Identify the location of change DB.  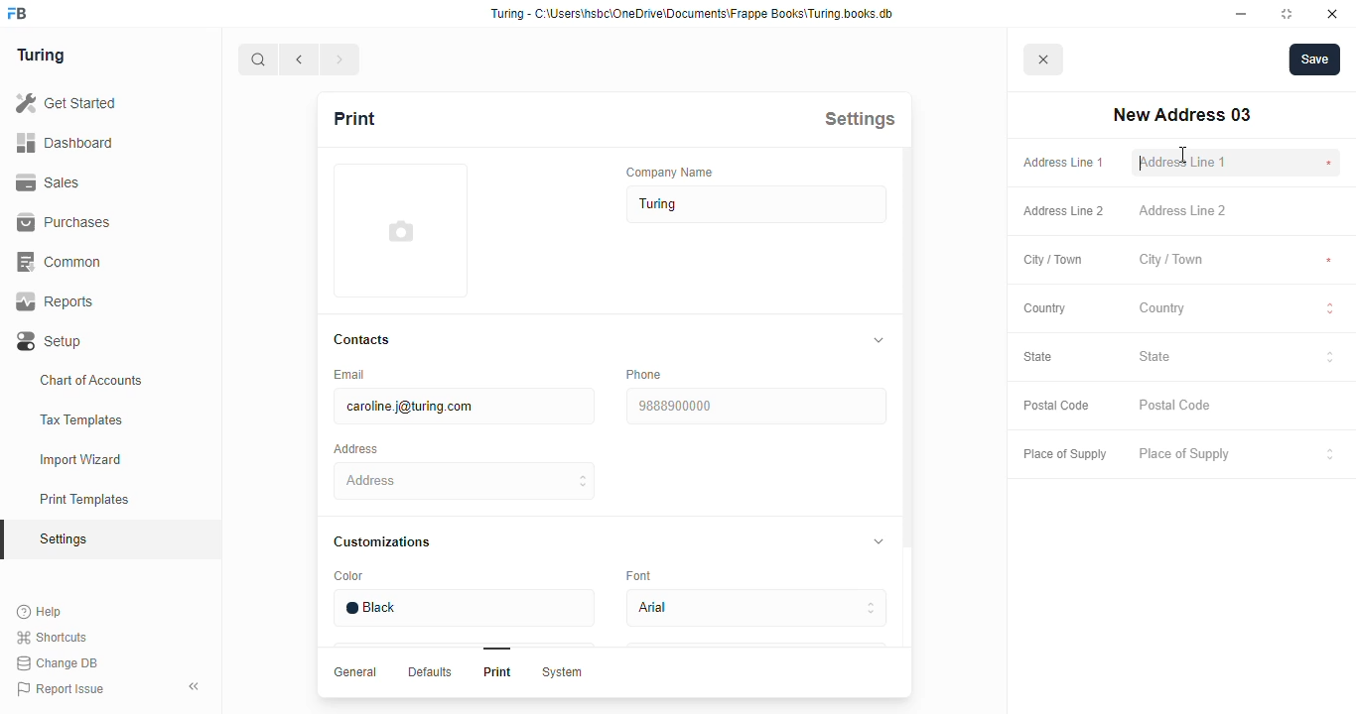
(57, 663).